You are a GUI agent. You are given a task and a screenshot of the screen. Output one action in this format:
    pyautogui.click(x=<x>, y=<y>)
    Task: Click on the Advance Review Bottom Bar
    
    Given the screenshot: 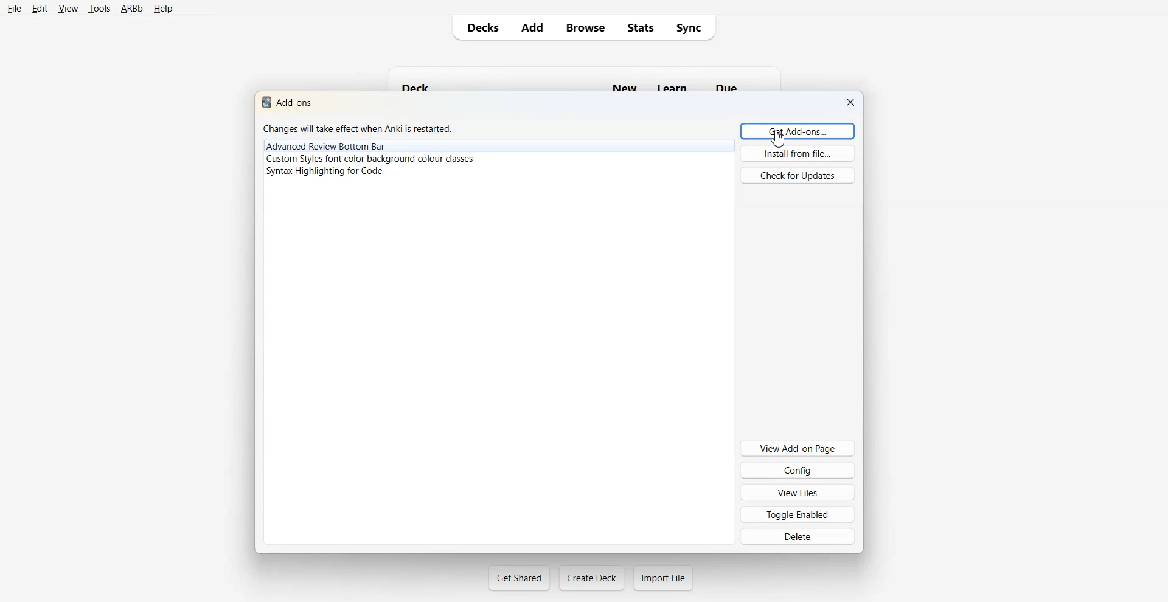 What is the action you would take?
    pyautogui.click(x=499, y=145)
    